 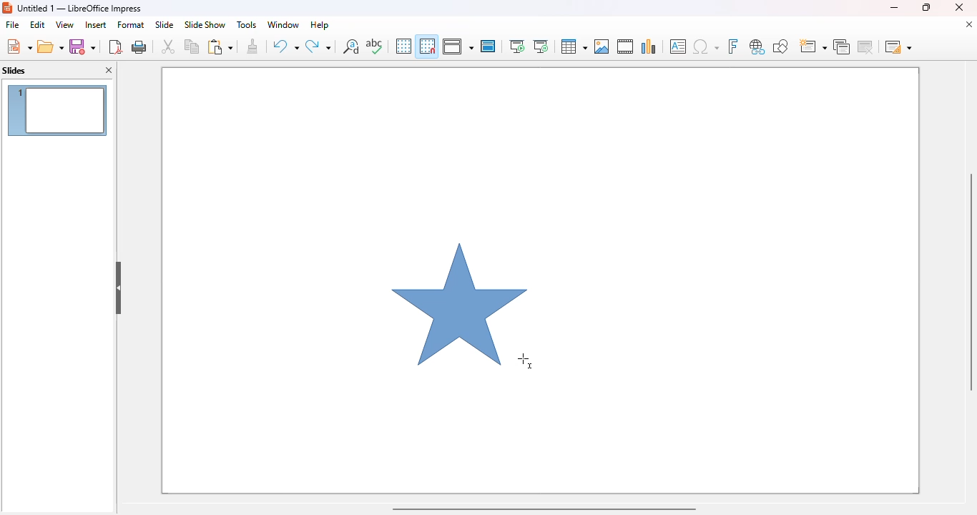 What do you see at coordinates (82, 46) in the screenshot?
I see `save` at bounding box center [82, 46].